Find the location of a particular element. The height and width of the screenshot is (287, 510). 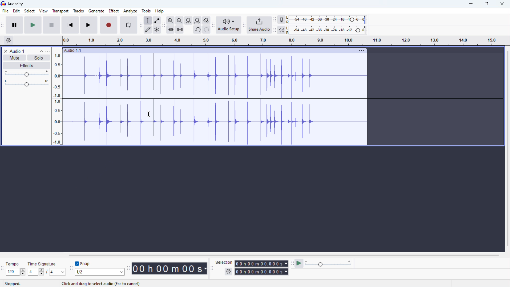

file is located at coordinates (5, 11).